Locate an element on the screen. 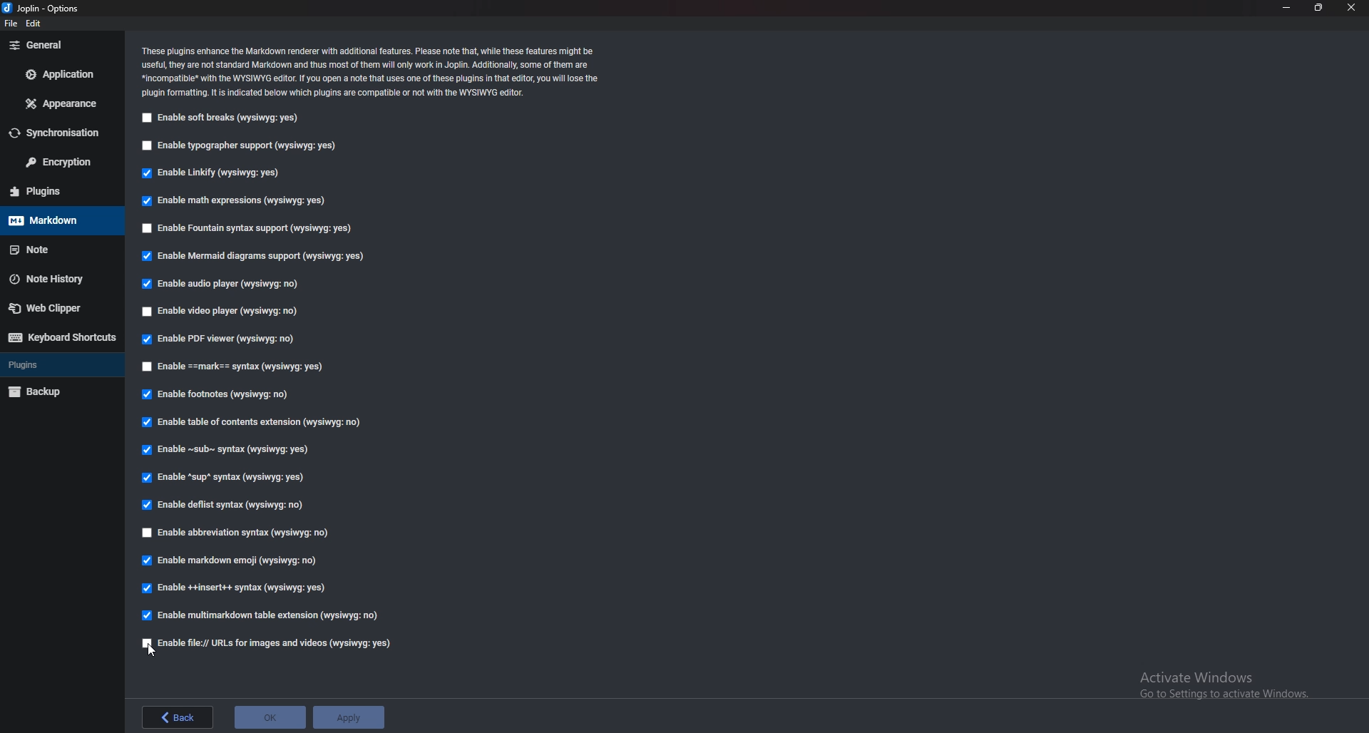  Enable audio player is located at coordinates (221, 285).